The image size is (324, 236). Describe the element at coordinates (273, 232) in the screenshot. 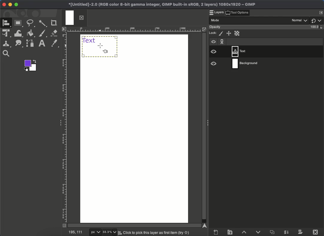

I see `Duplicate` at that location.